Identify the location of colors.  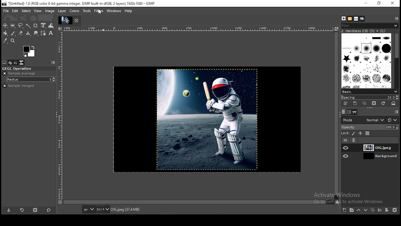
(29, 51).